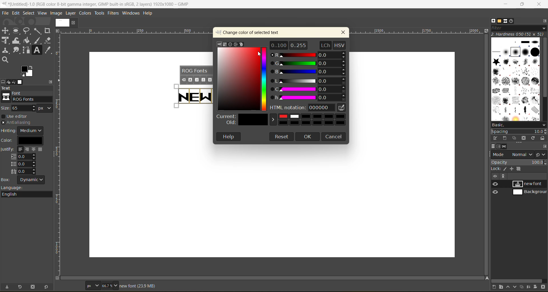 Image resolution: width=548 pixels, height=292 pixels. Describe the element at coordinates (505, 147) in the screenshot. I see `paths` at that location.